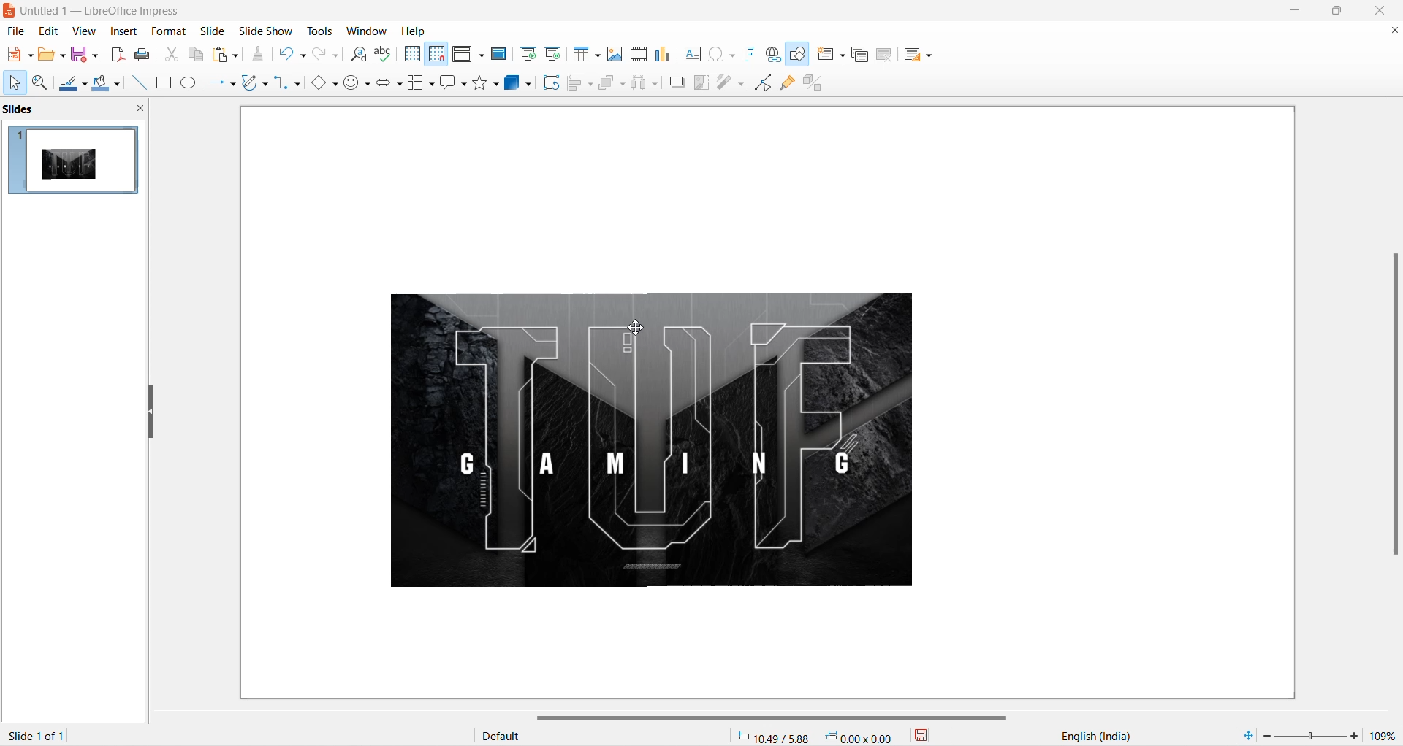  What do you see at coordinates (482, 56) in the screenshot?
I see `display views option` at bounding box center [482, 56].